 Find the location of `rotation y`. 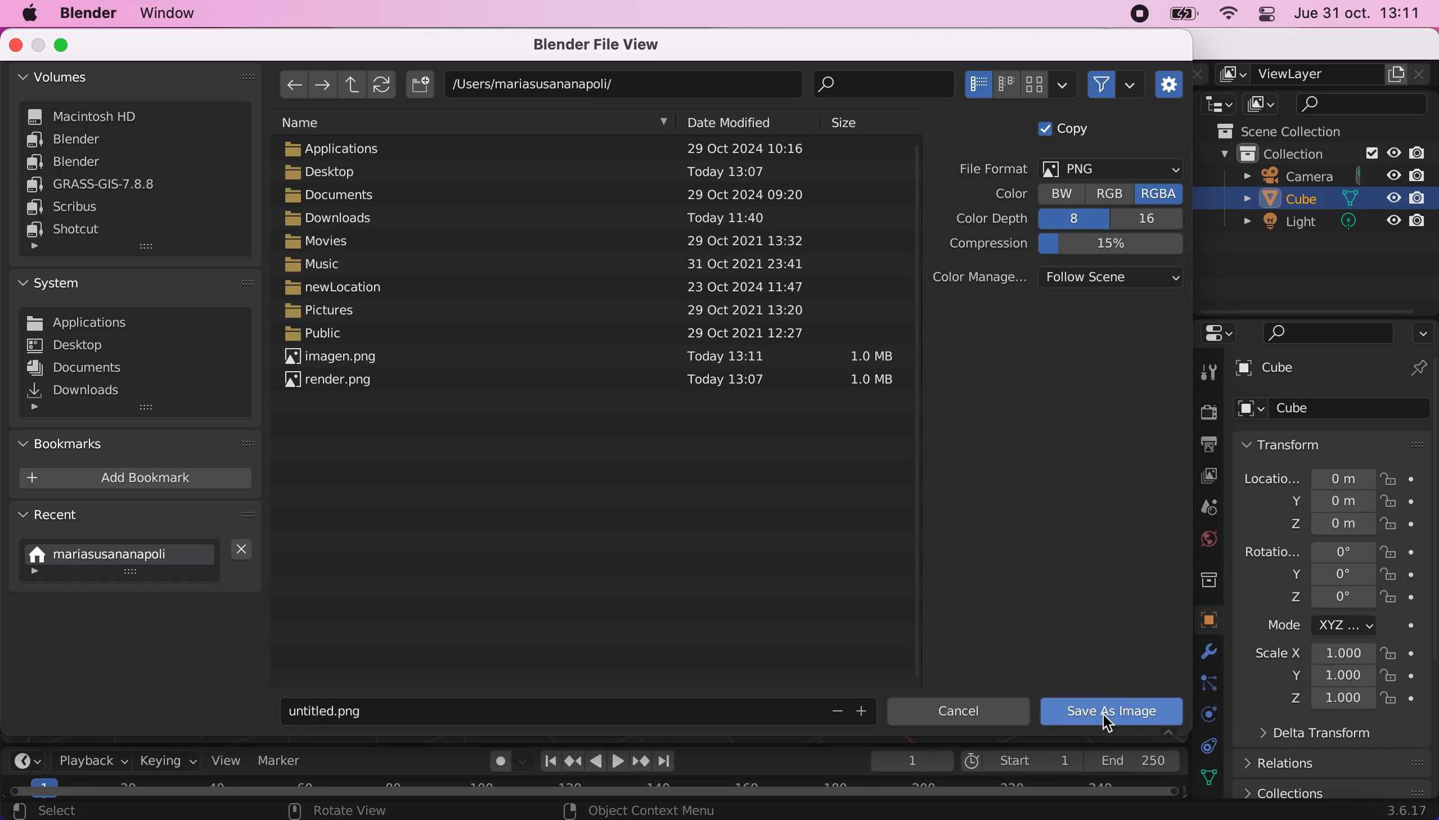

rotation y is located at coordinates (1320, 576).